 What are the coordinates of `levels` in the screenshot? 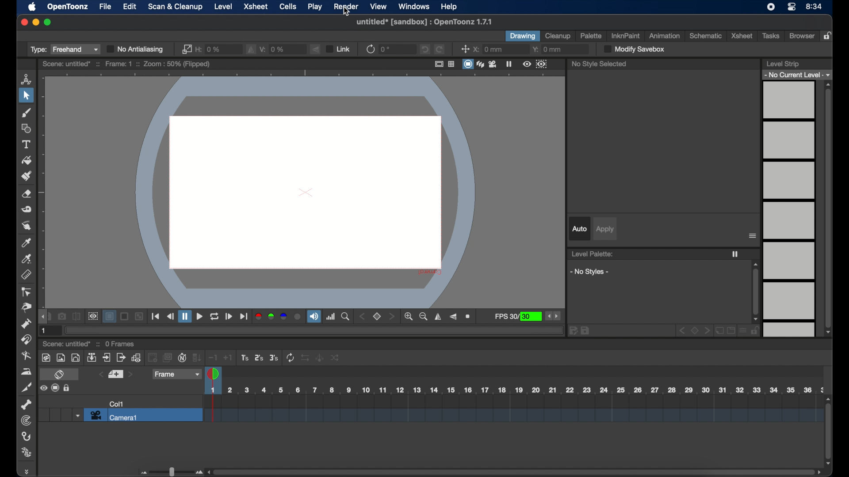 It's located at (790, 209).